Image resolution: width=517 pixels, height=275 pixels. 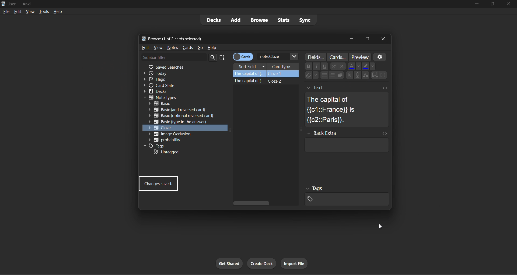 What do you see at coordinates (360, 57) in the screenshot?
I see `preview card` at bounding box center [360, 57].